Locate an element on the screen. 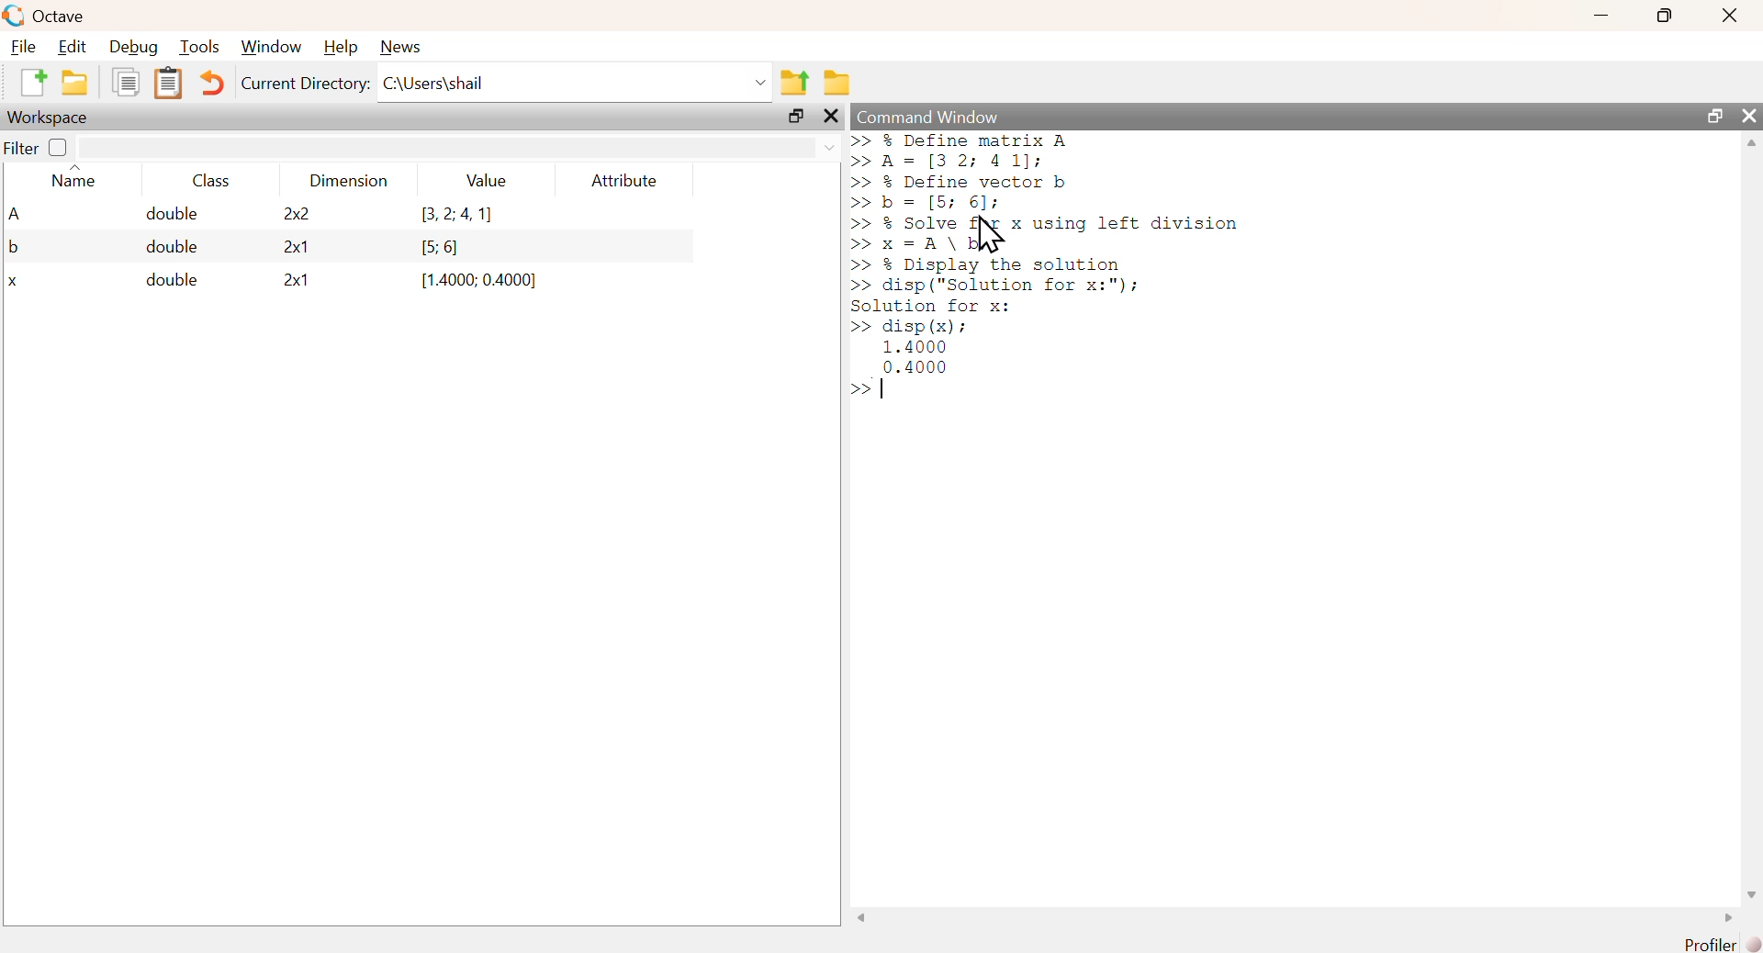  command is located at coordinates (1215, 275).